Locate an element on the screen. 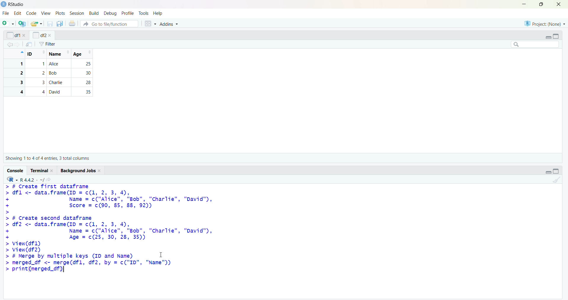 Image resolution: width=568 pixels, height=300 pixels. share icon is located at coordinates (49, 180).